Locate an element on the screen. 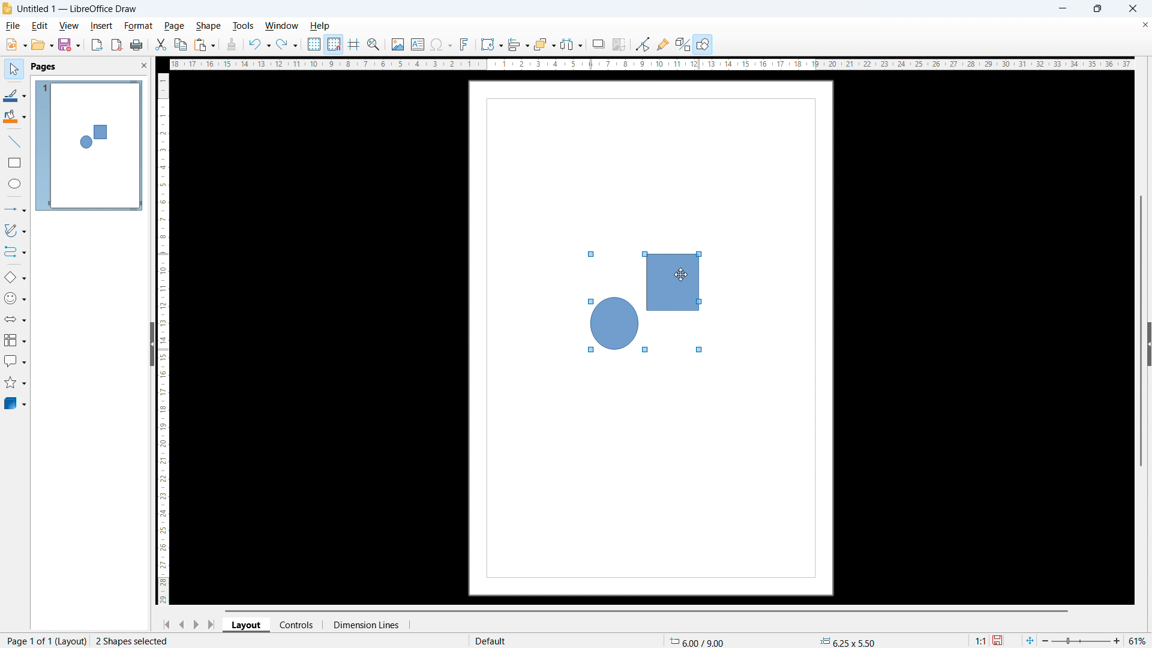 The height and width of the screenshot is (648, 1152). select is located at coordinates (14, 70).